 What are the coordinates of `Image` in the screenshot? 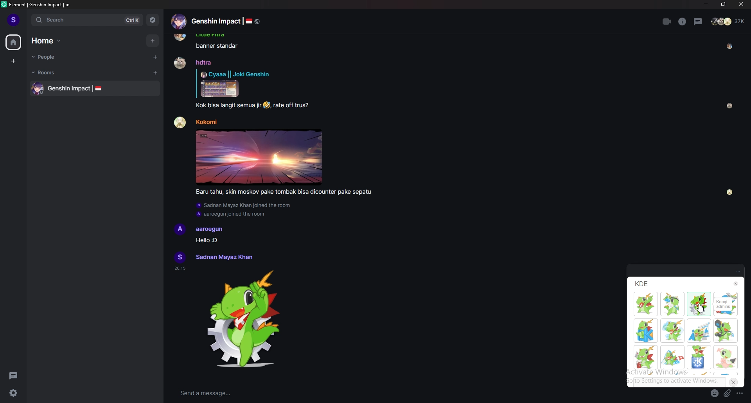 It's located at (220, 88).